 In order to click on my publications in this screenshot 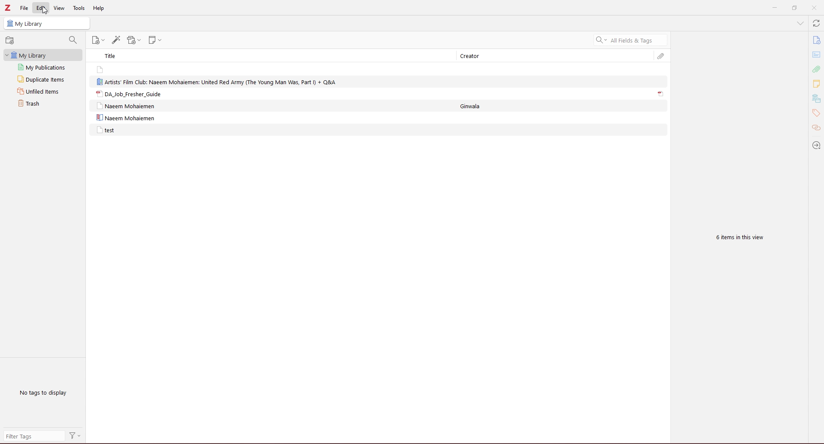, I will do `click(43, 67)`.